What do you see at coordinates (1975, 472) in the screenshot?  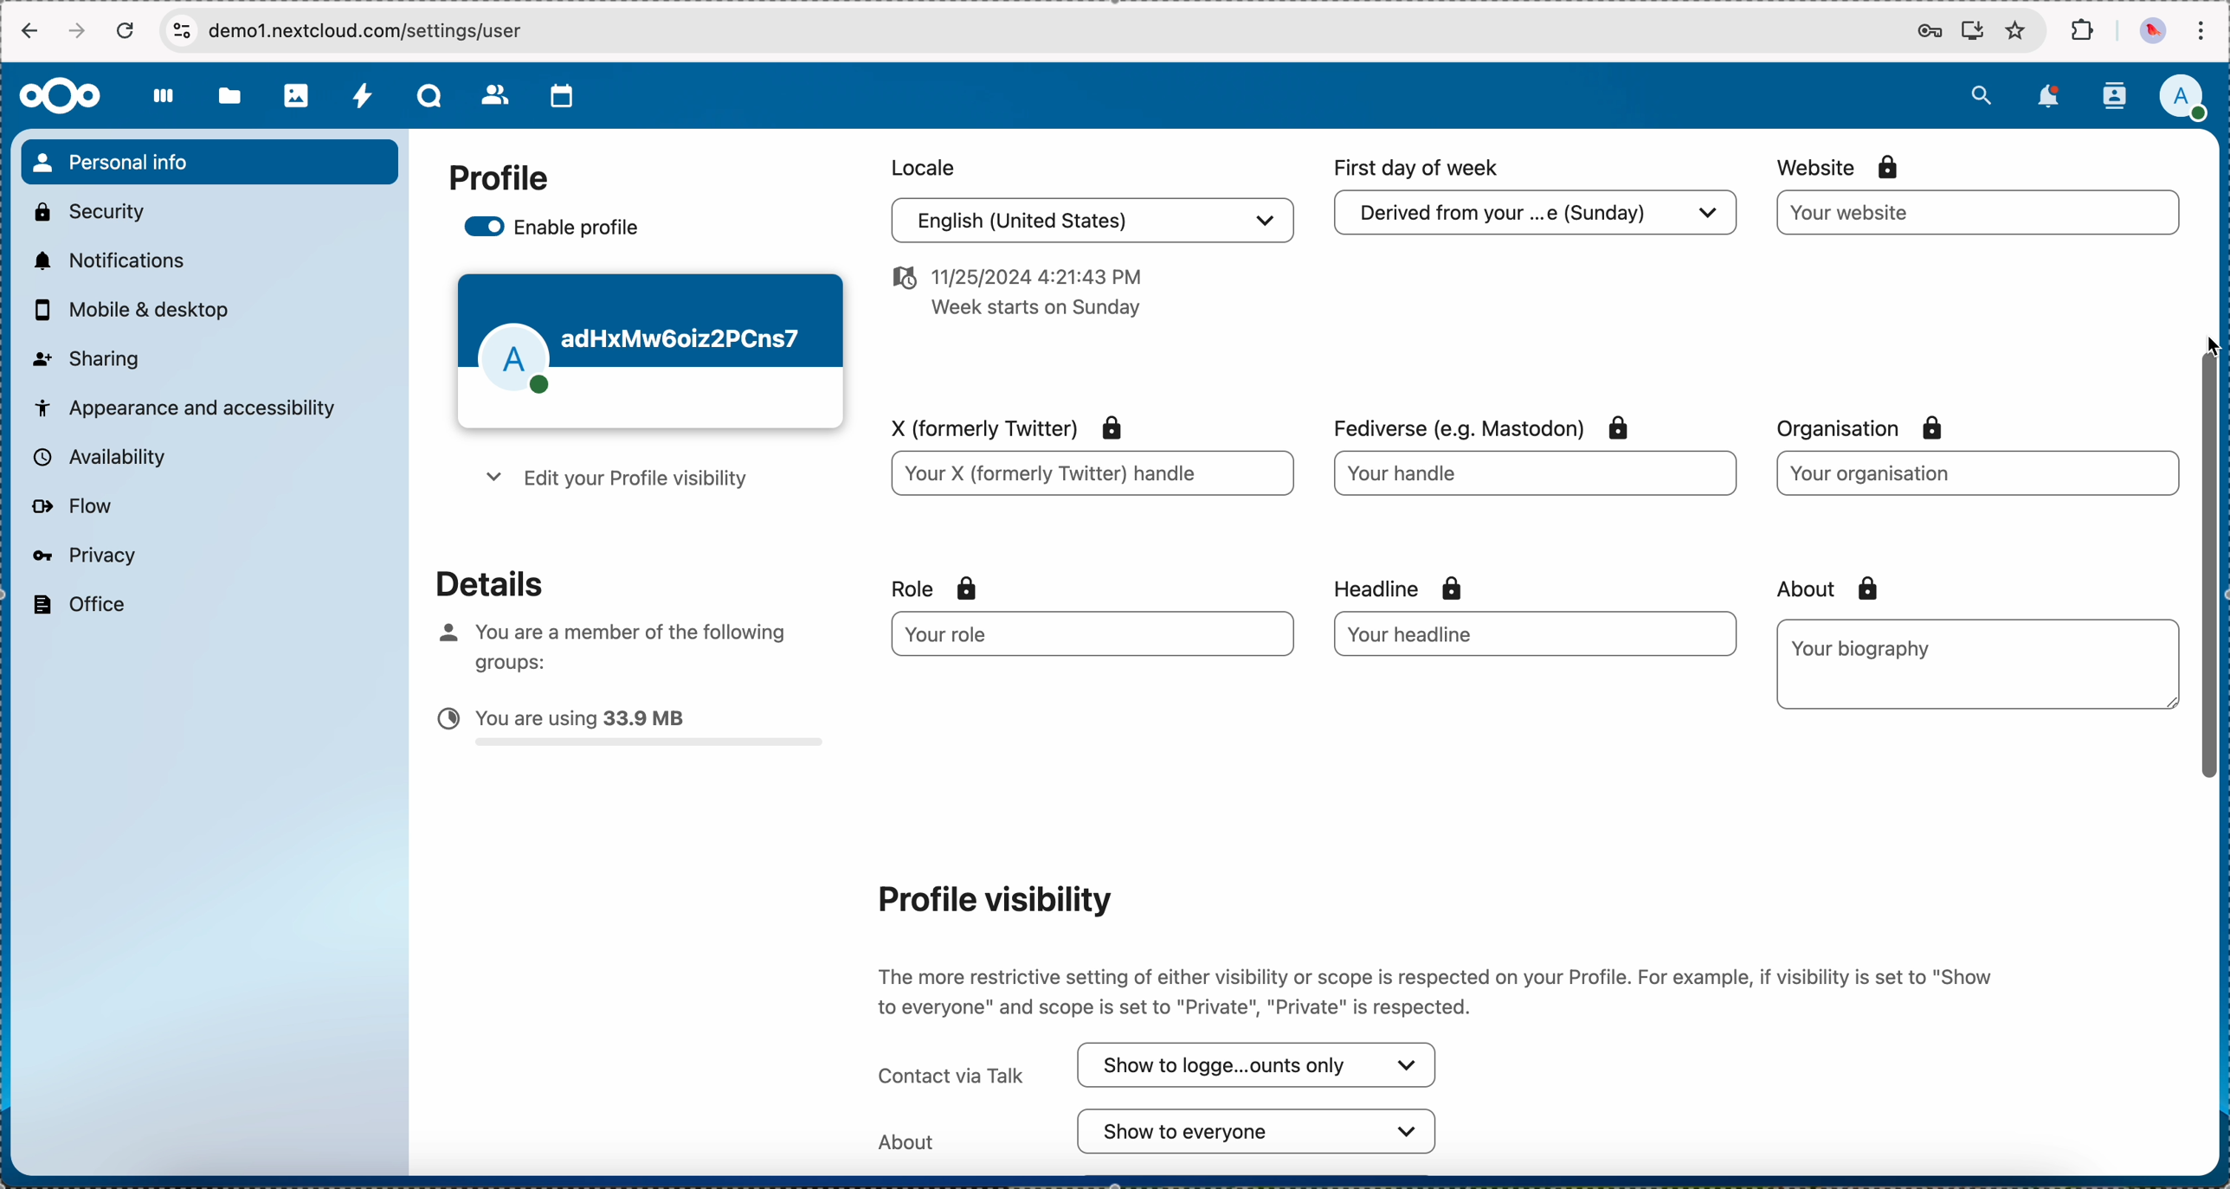 I see `organisation` at bounding box center [1975, 472].